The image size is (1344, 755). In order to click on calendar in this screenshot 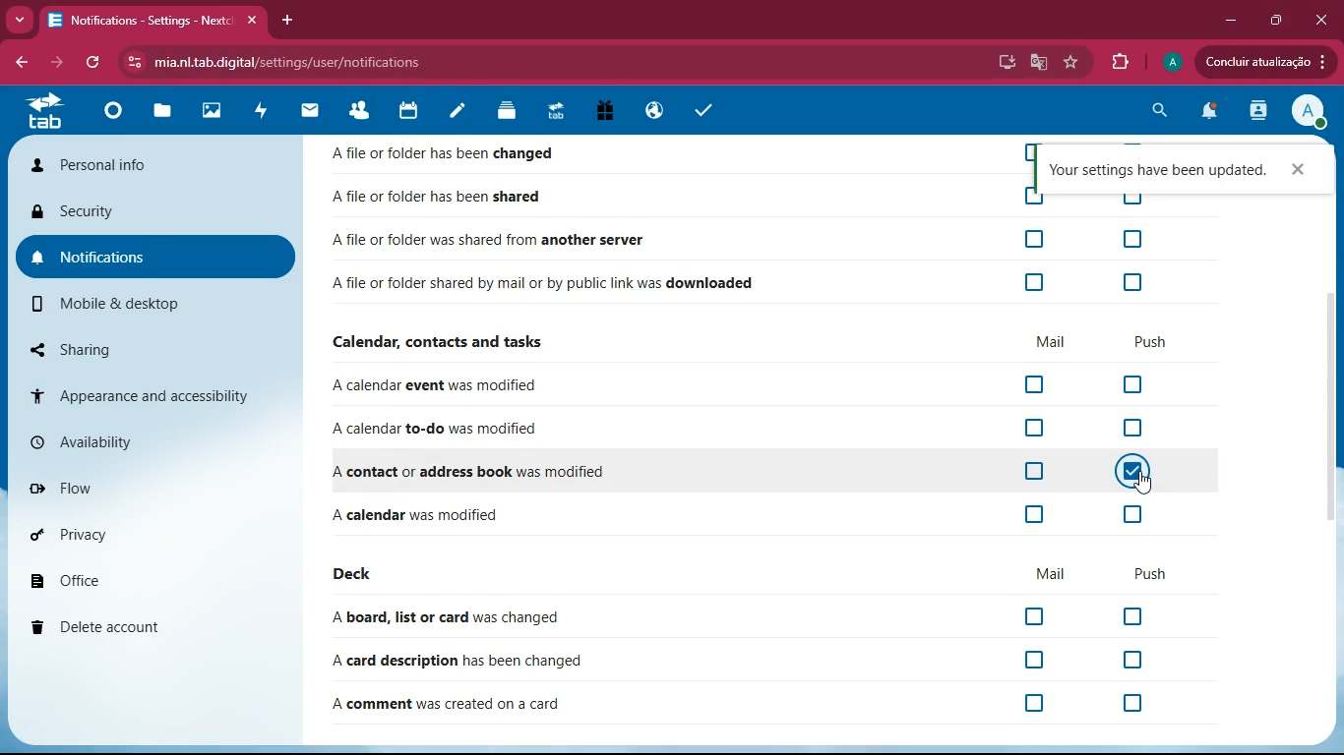, I will do `click(414, 111)`.